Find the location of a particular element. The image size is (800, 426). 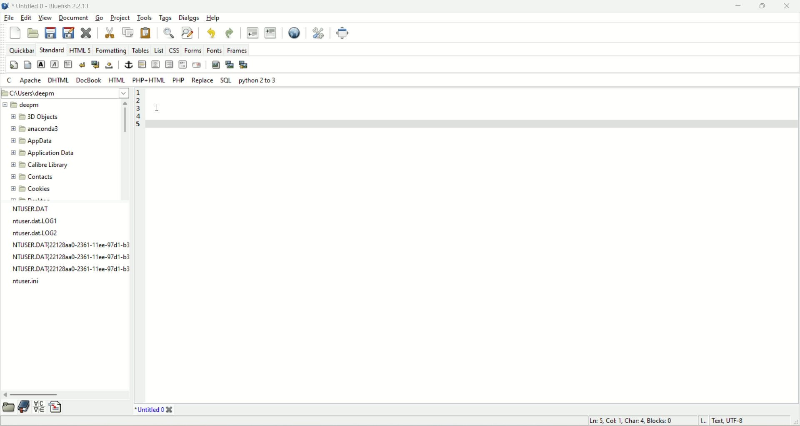

contacts is located at coordinates (32, 177).